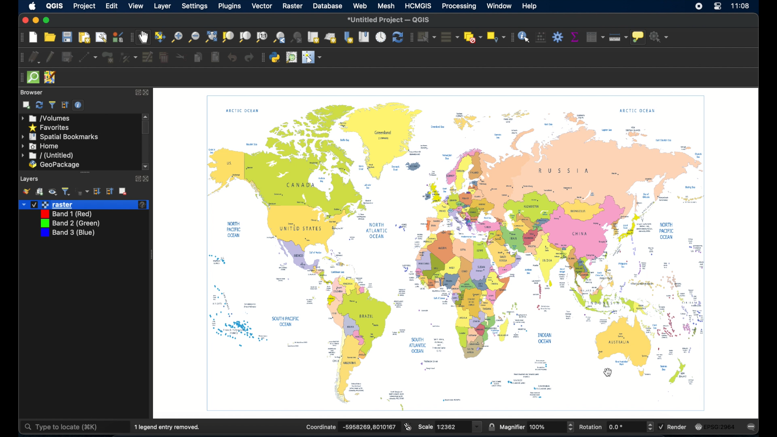  What do you see at coordinates (85, 37) in the screenshot?
I see `new print layout` at bounding box center [85, 37].